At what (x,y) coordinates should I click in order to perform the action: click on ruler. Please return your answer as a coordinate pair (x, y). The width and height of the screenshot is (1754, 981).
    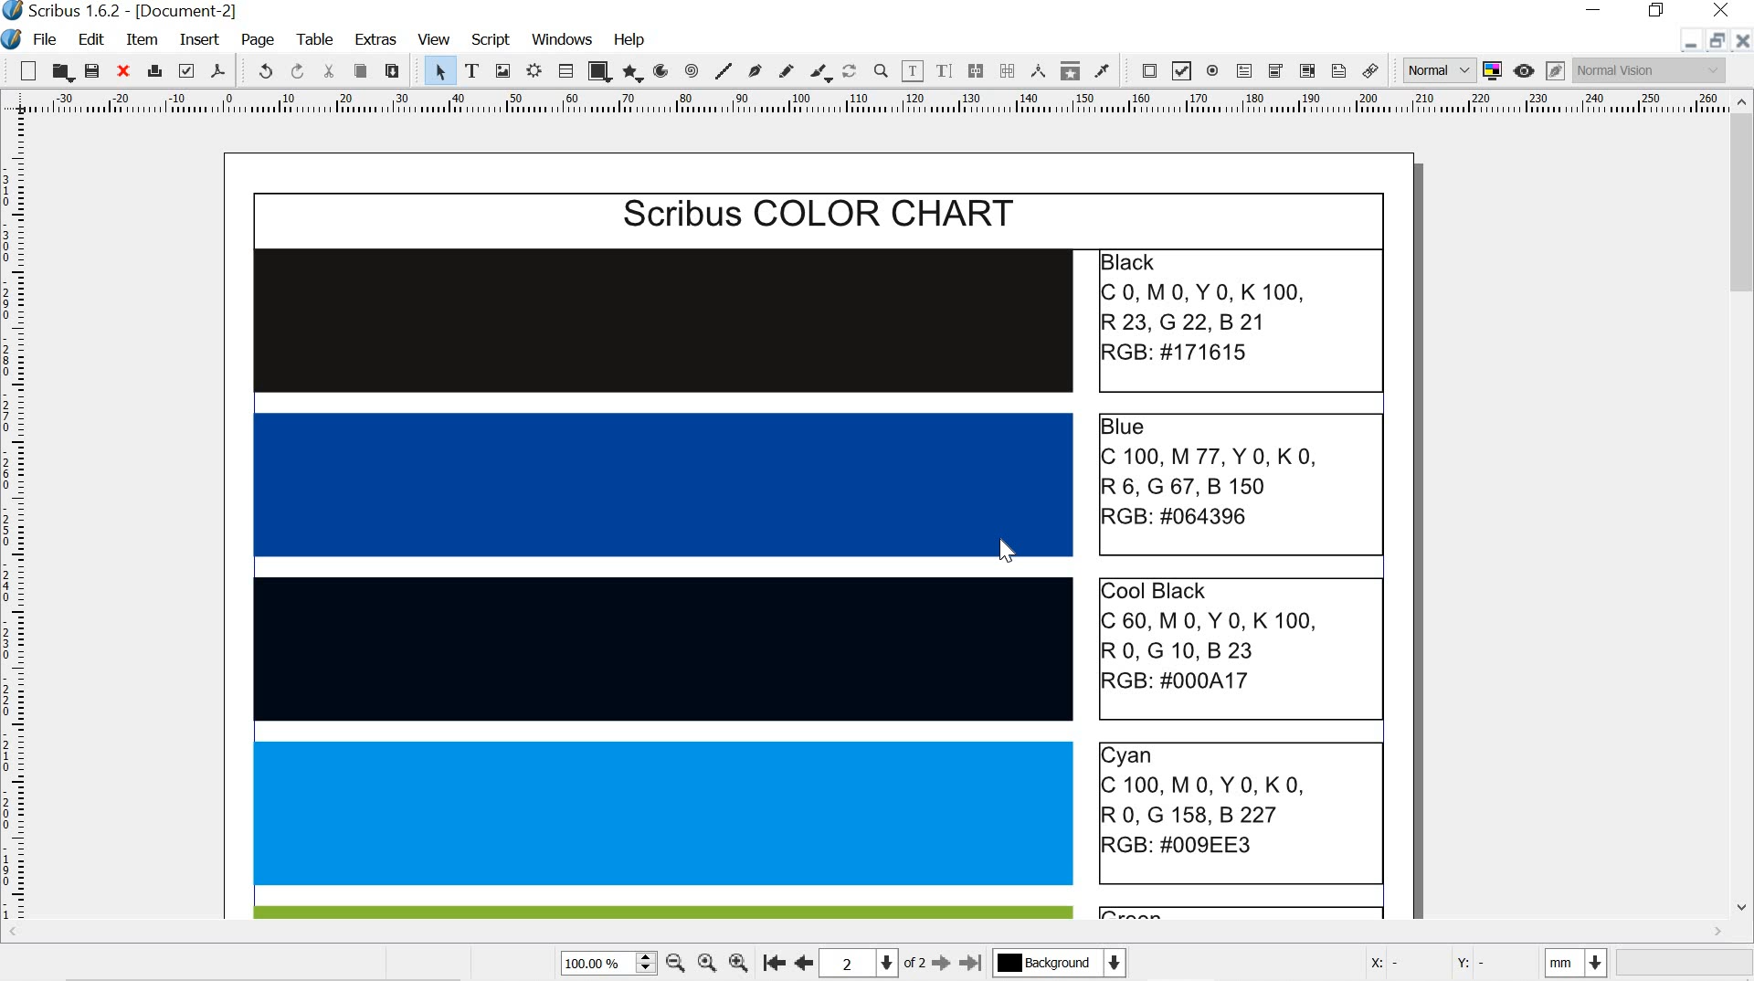
    Looking at the image, I should click on (861, 104).